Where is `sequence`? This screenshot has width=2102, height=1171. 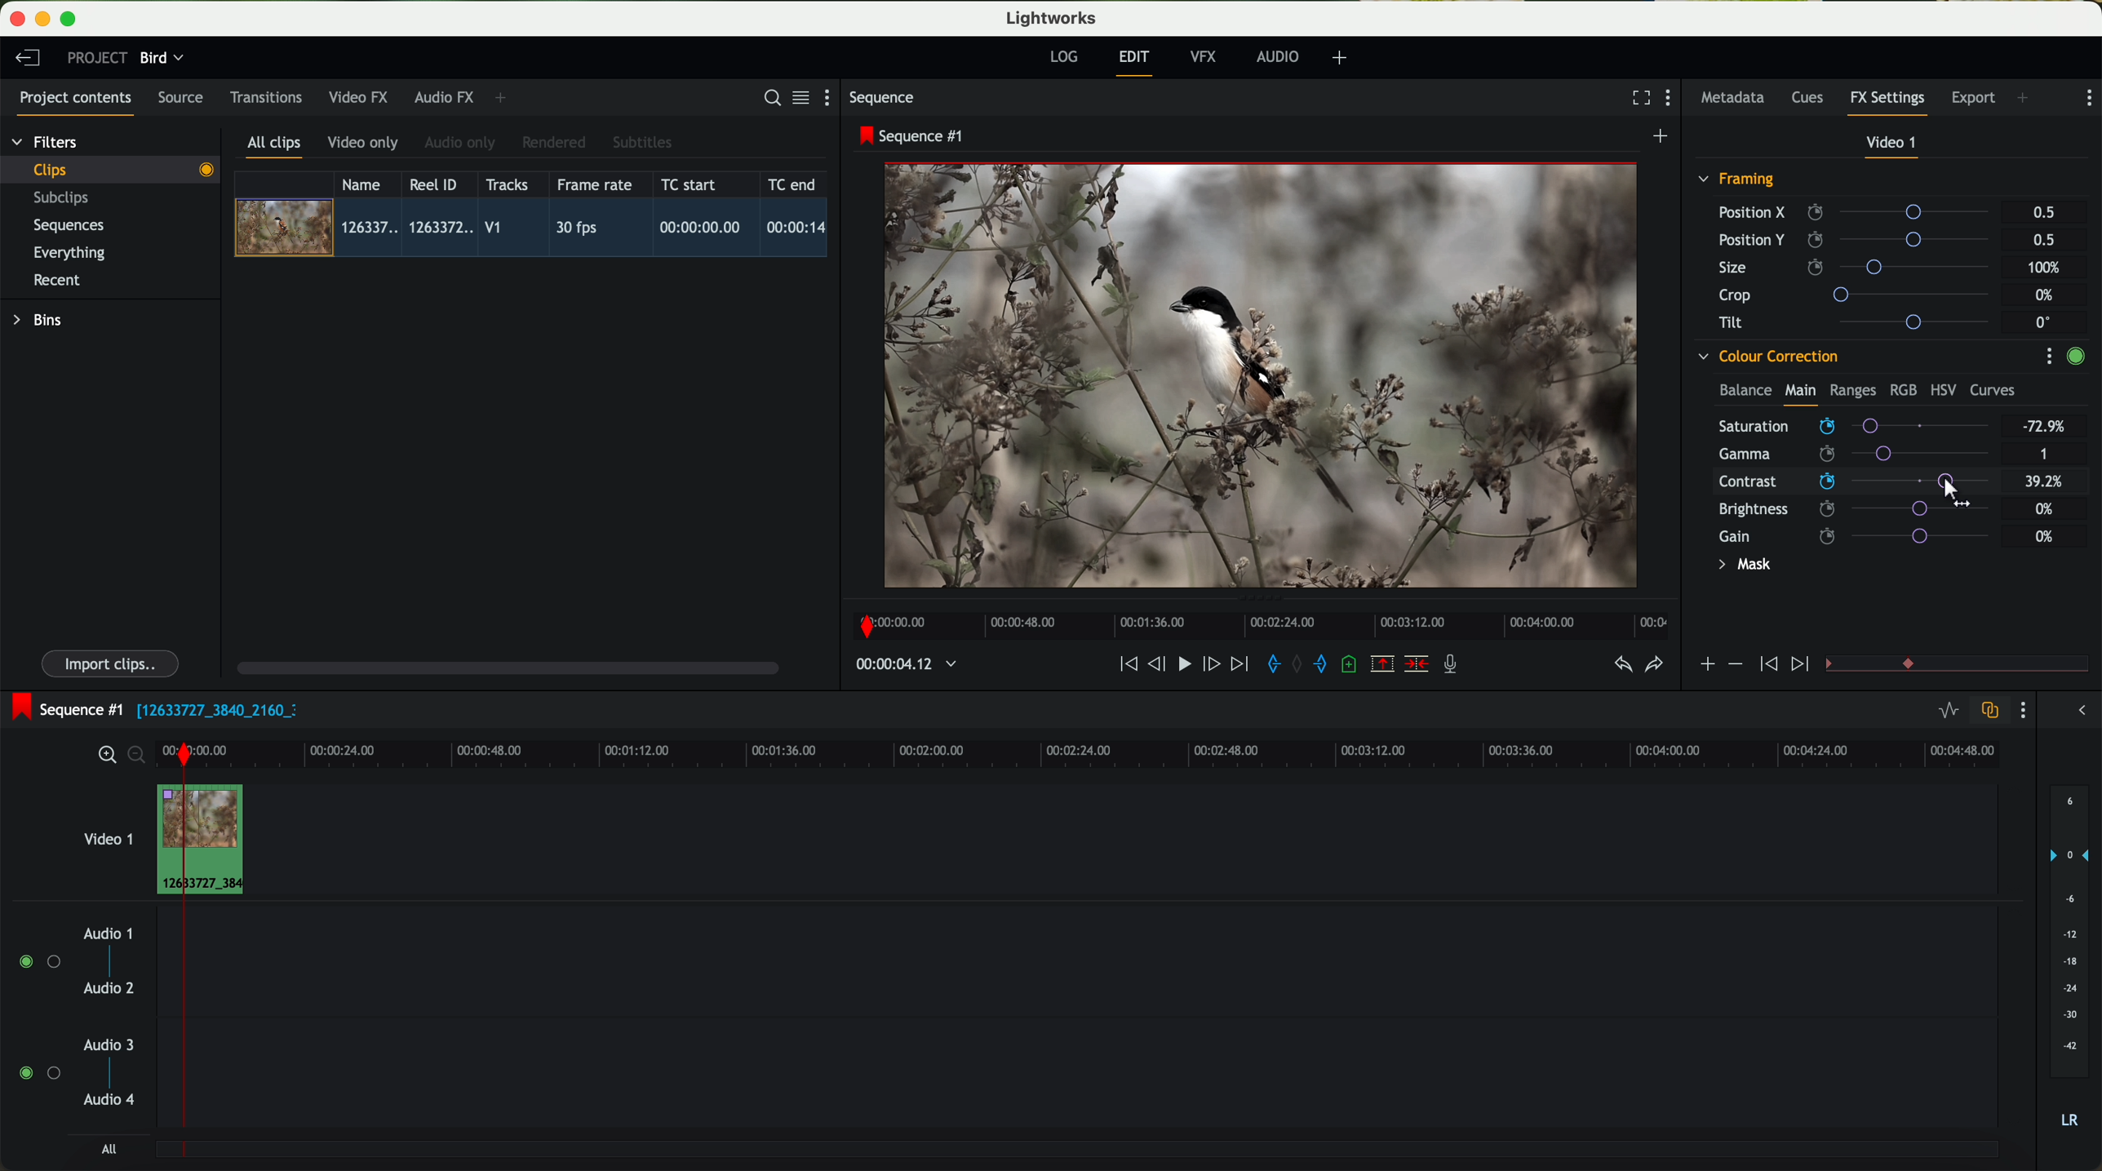
sequence is located at coordinates (882, 98).